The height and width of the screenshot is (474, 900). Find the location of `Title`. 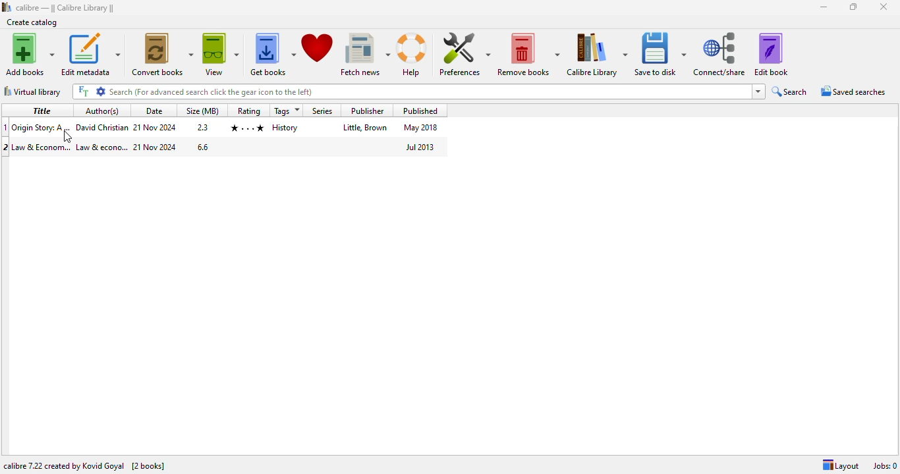

Title is located at coordinates (42, 126).